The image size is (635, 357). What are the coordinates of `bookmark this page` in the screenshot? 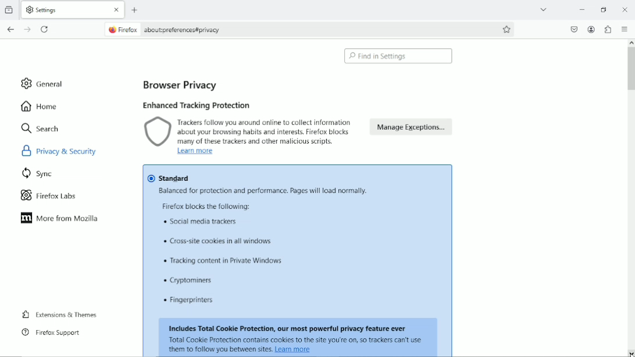 It's located at (506, 29).